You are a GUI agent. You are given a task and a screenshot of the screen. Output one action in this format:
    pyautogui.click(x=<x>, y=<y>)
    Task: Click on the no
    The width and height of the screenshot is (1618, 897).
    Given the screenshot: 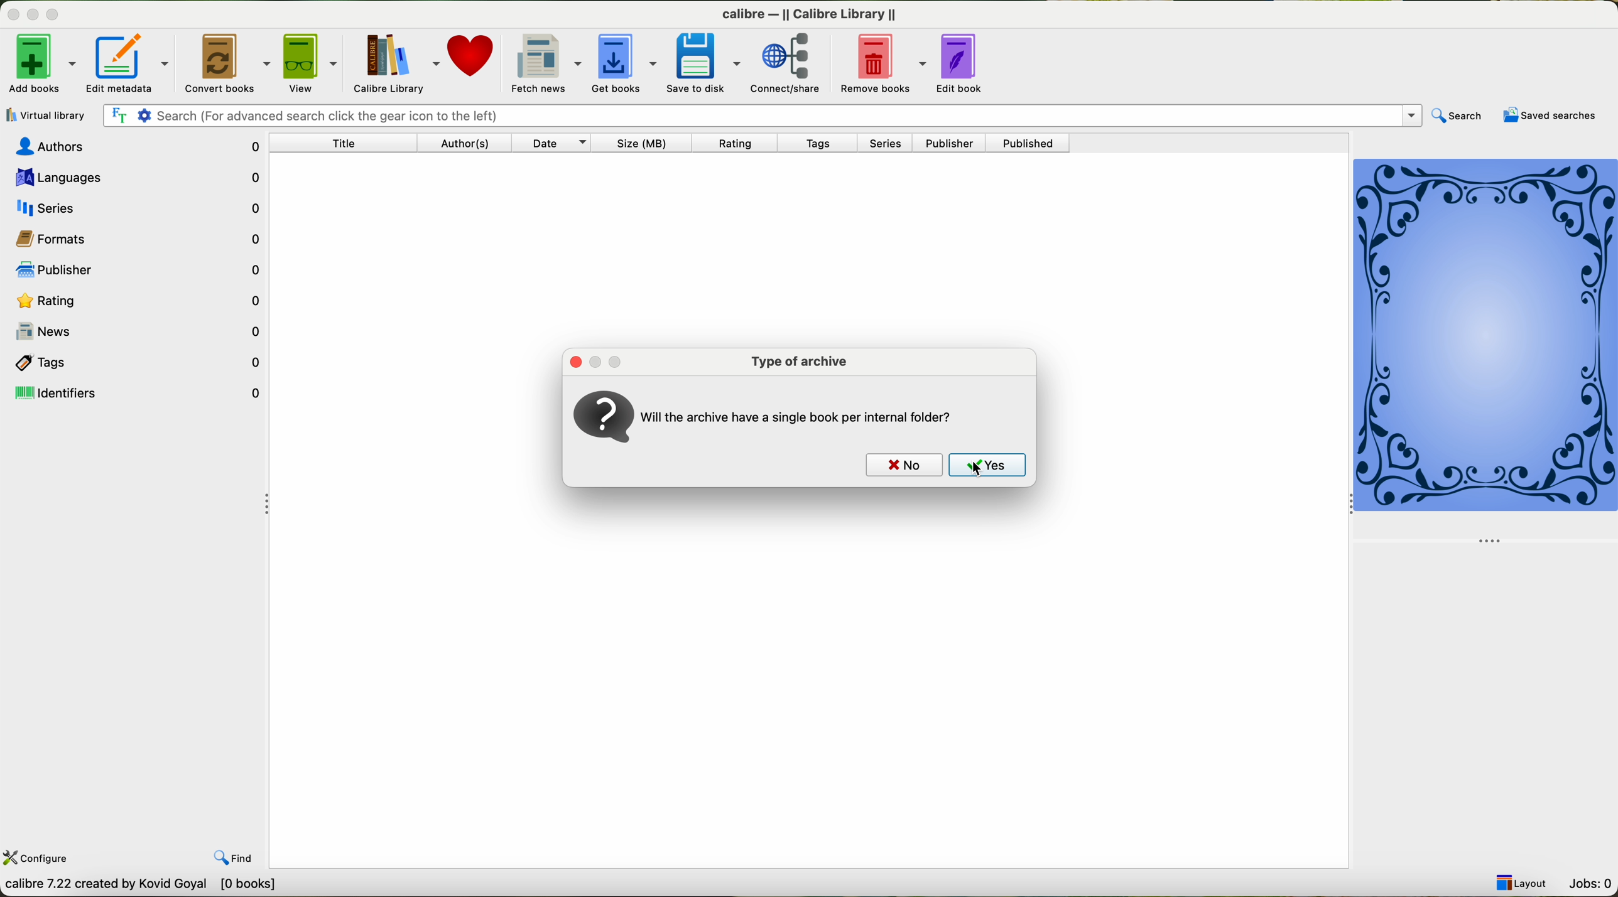 What is the action you would take?
    pyautogui.click(x=900, y=464)
    